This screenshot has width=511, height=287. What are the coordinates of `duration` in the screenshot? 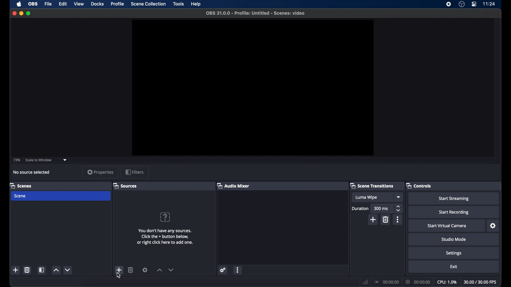 It's located at (418, 282).